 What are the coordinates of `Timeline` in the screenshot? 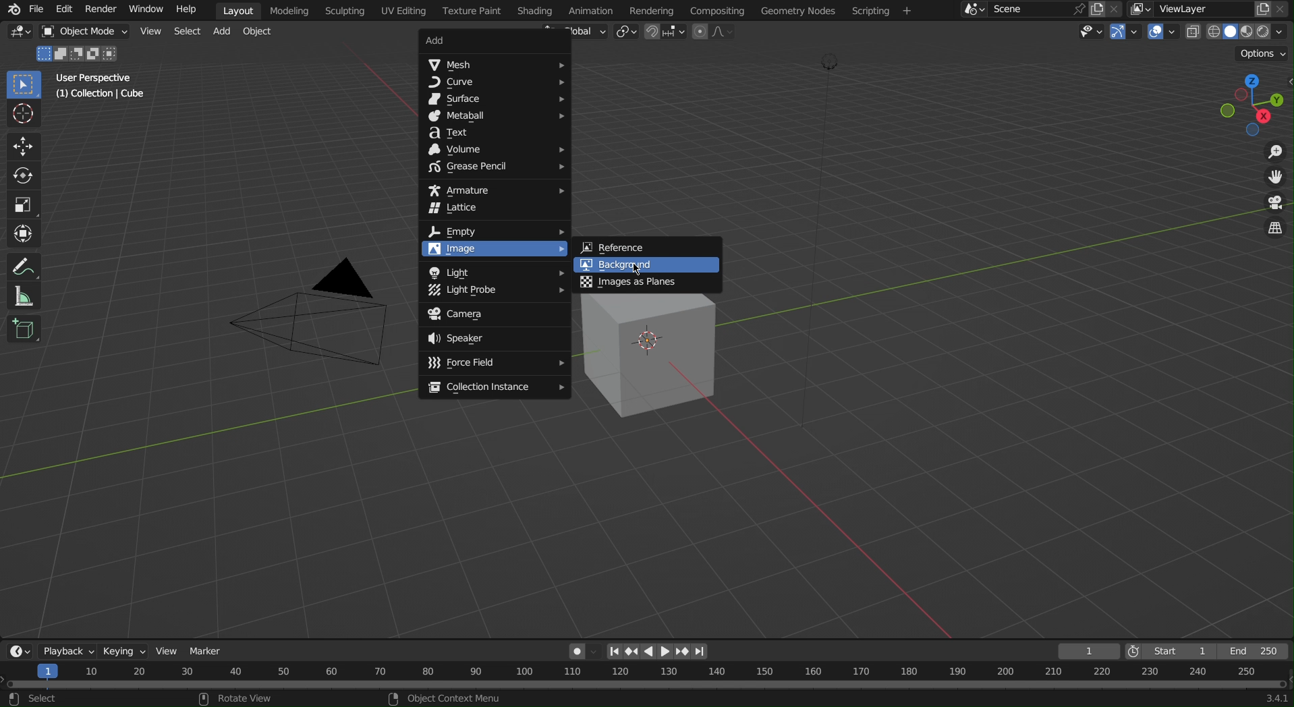 It's located at (647, 685).